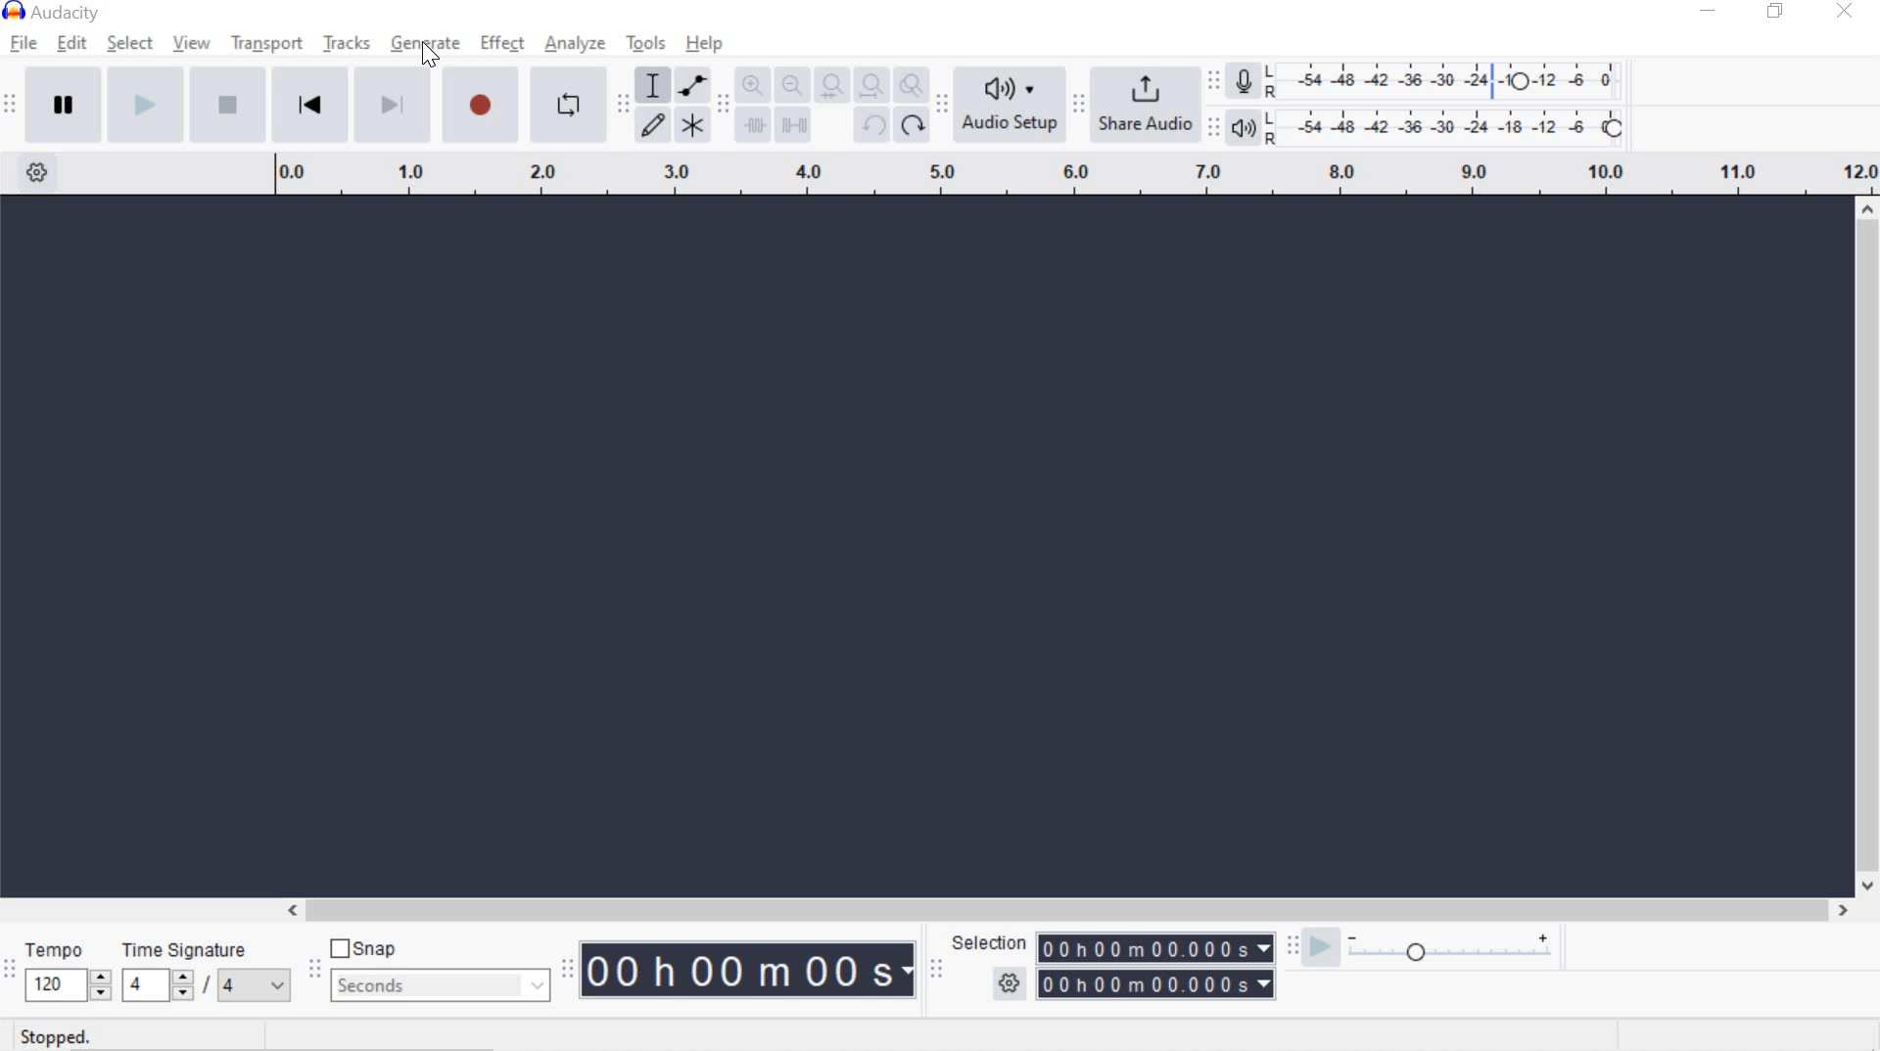 The height and width of the screenshot is (1051, 1880). Describe the element at coordinates (1450, 126) in the screenshot. I see `Playback level` at that location.